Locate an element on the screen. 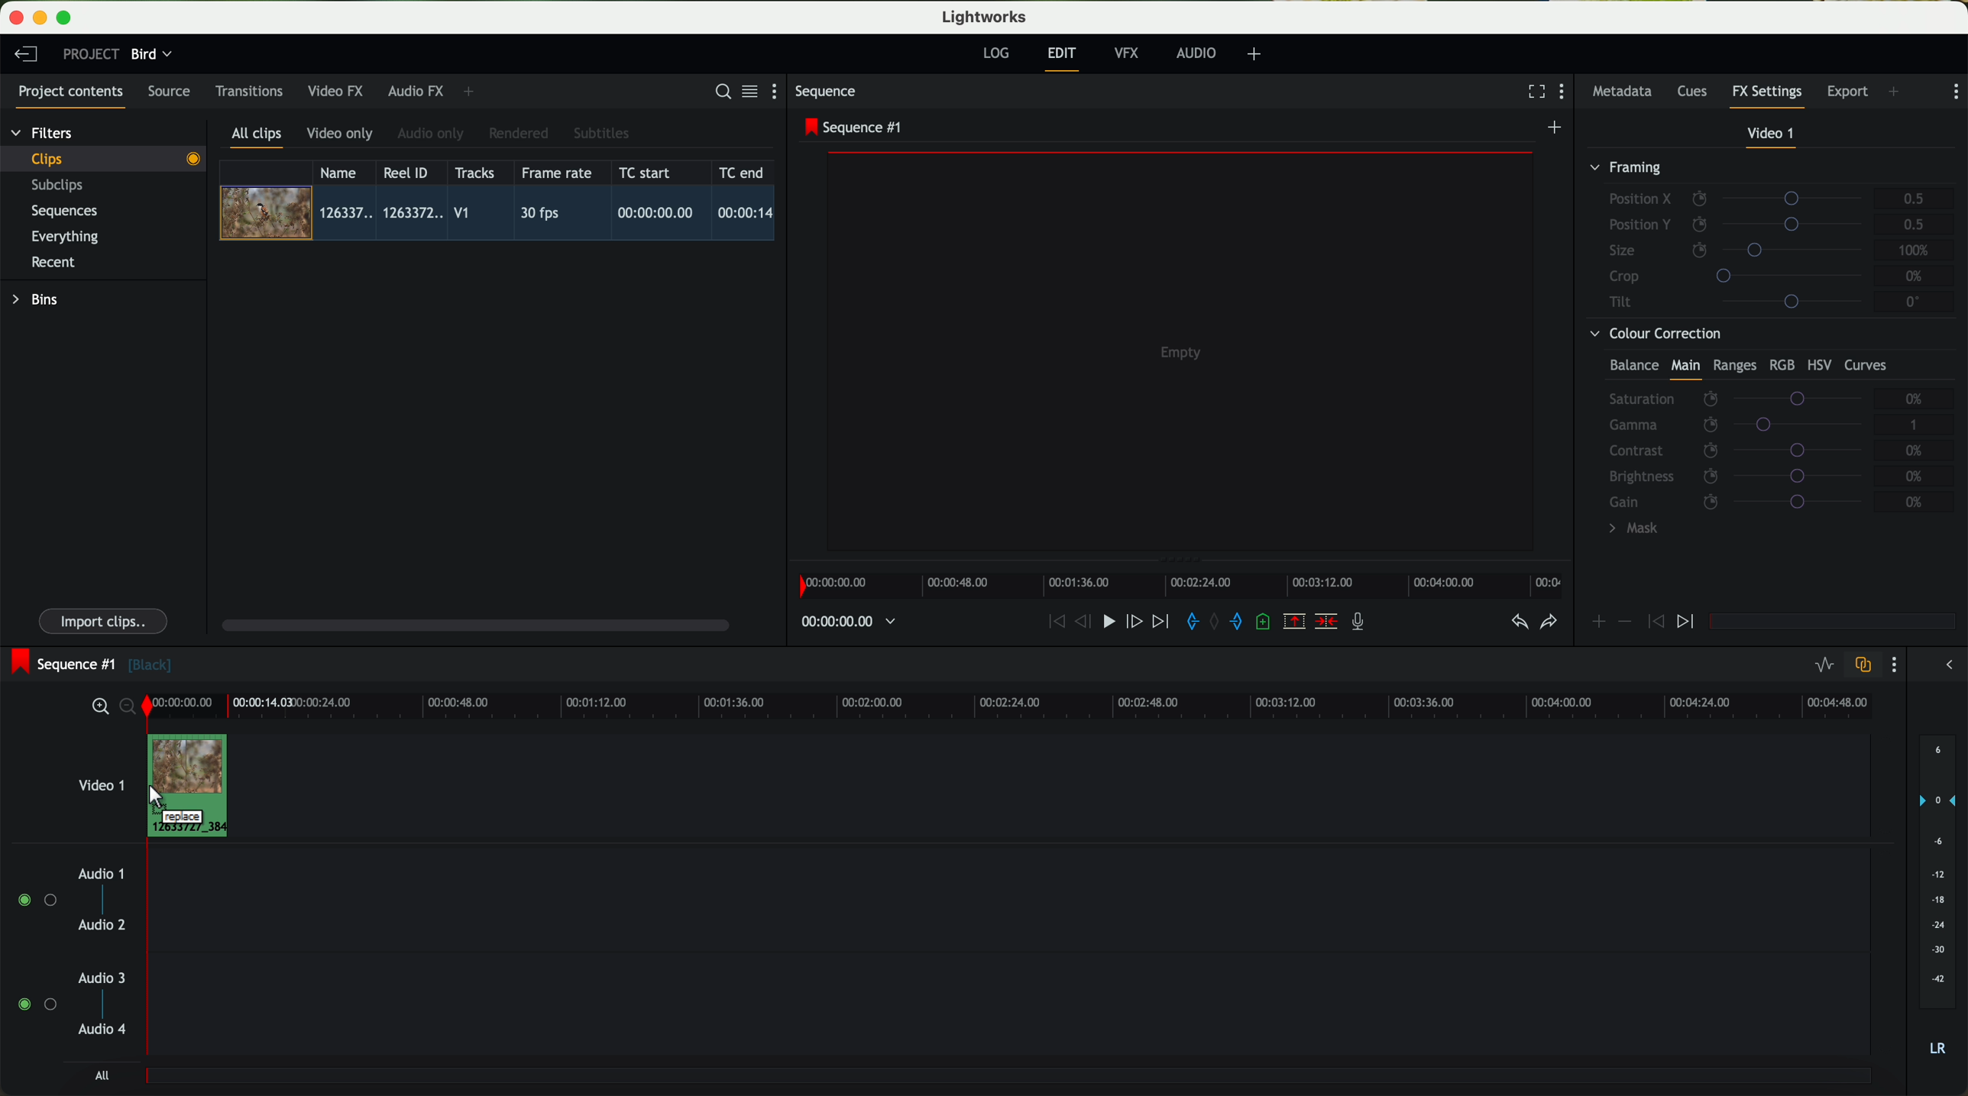  maximize program is located at coordinates (66, 18).